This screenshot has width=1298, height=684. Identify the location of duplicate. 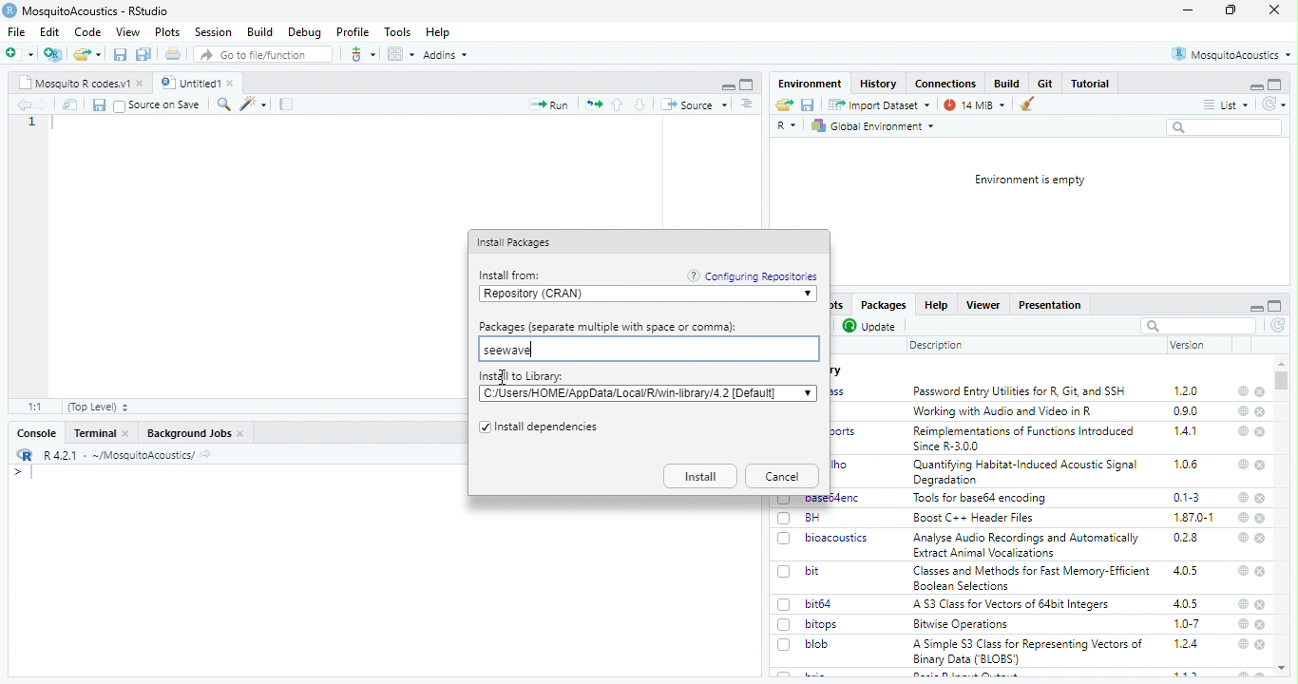
(144, 54).